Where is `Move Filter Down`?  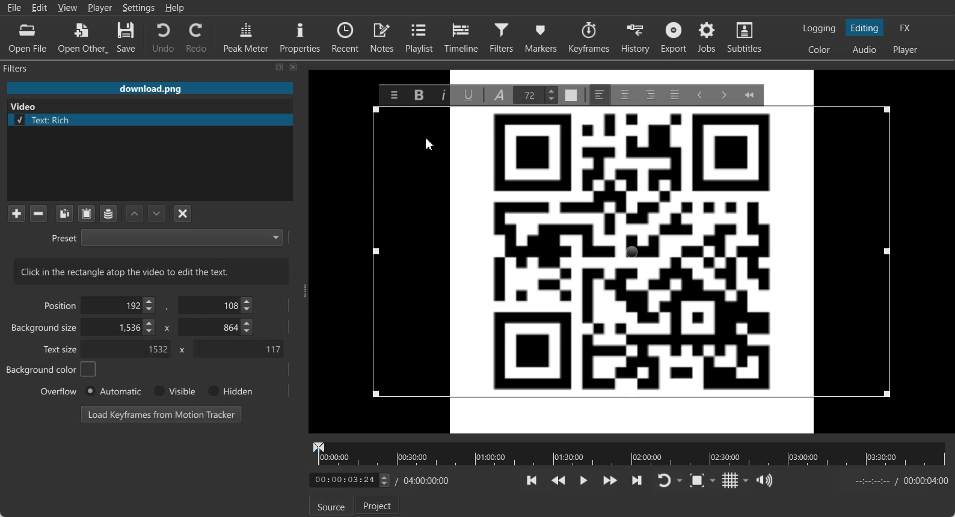
Move Filter Down is located at coordinates (157, 213).